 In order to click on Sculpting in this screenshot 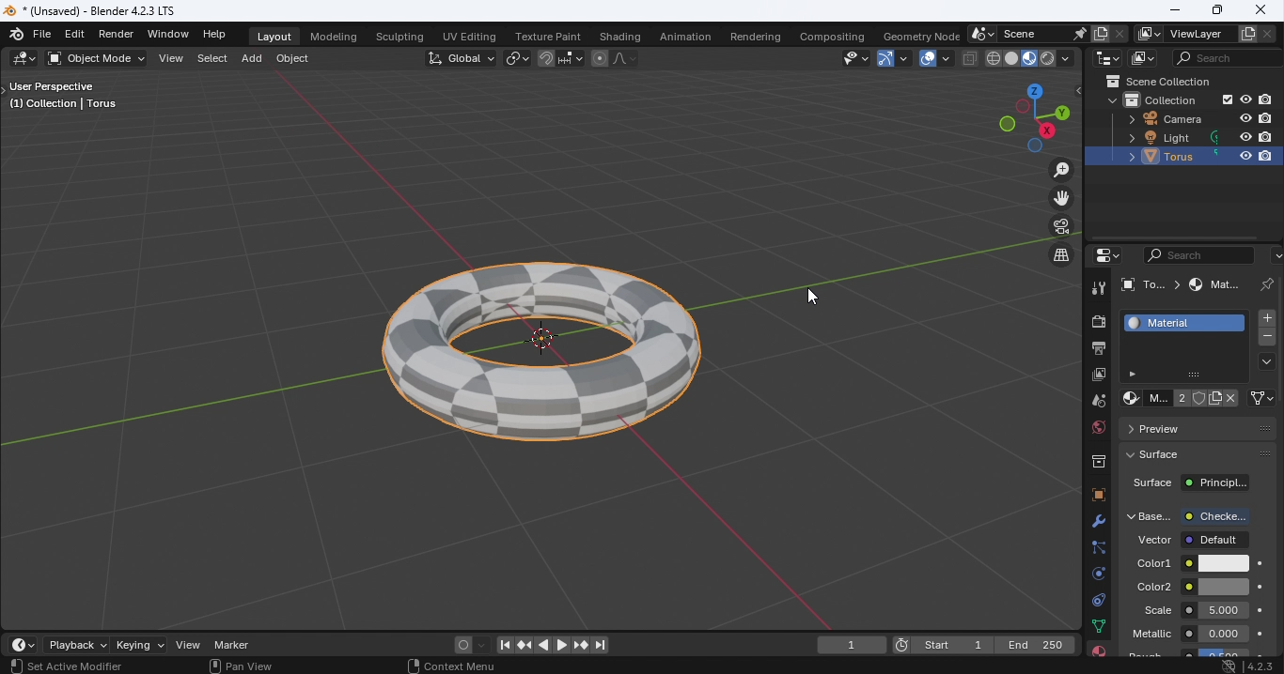, I will do `click(399, 37)`.